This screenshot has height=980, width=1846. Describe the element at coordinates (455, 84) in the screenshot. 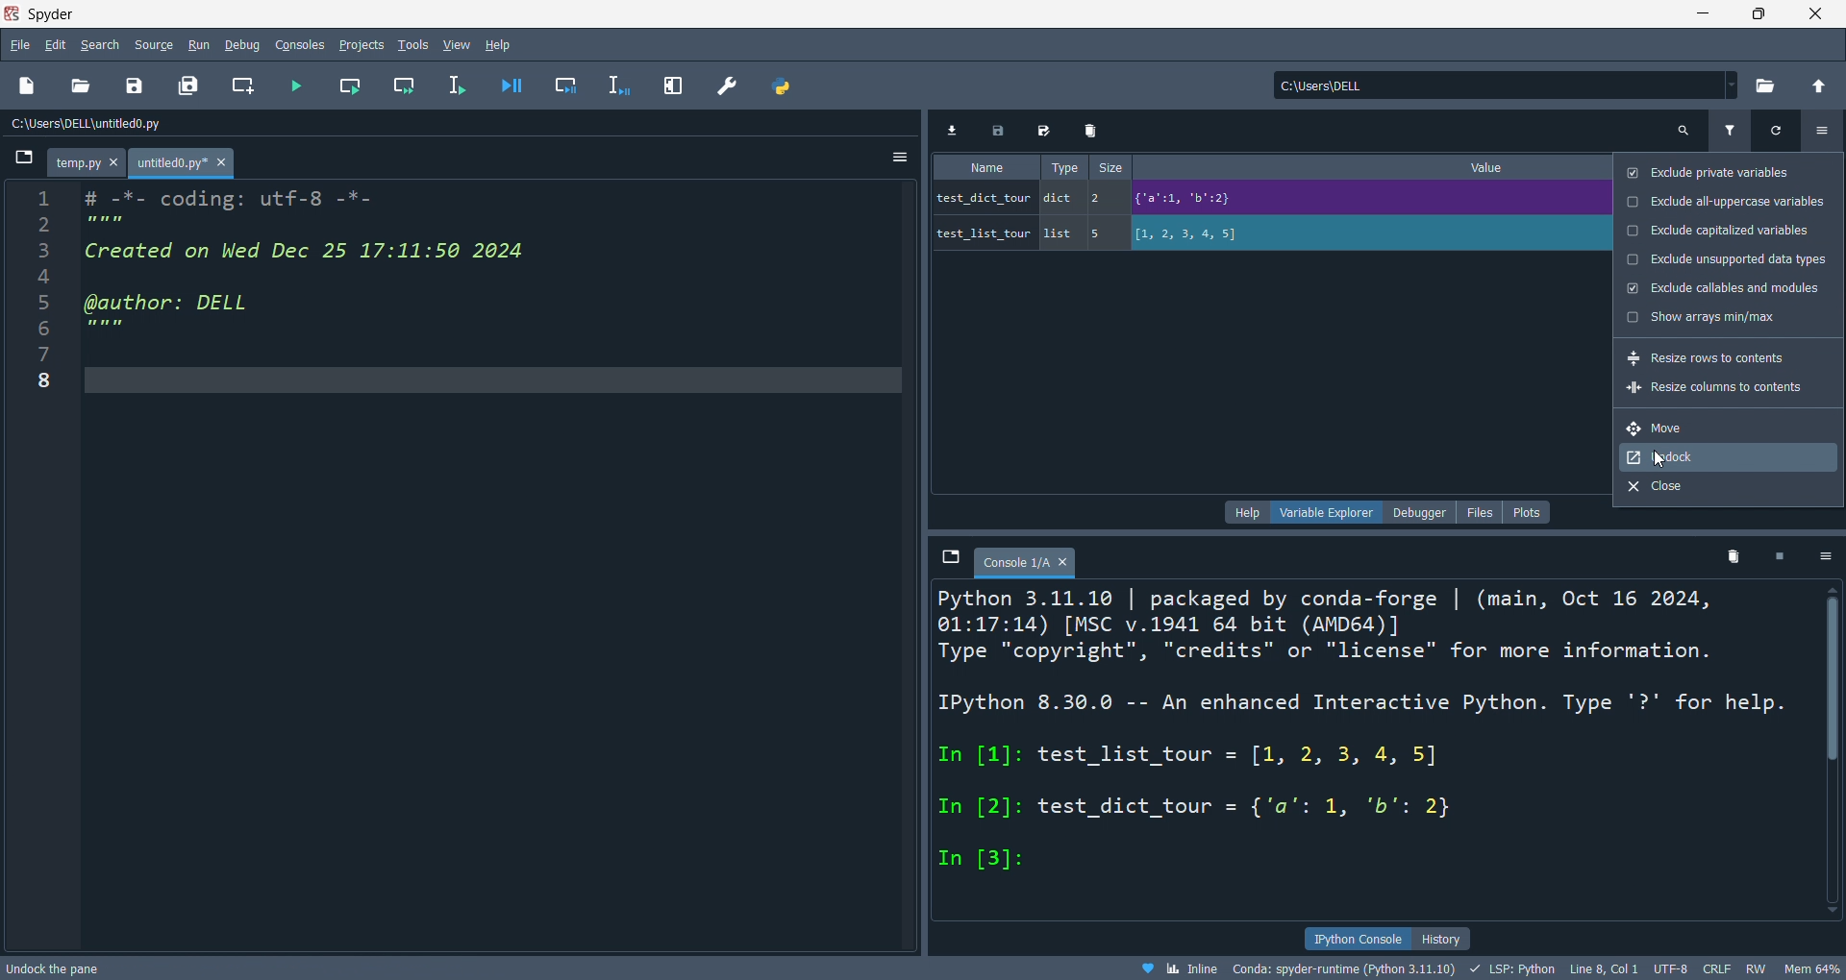

I see `run line` at that location.